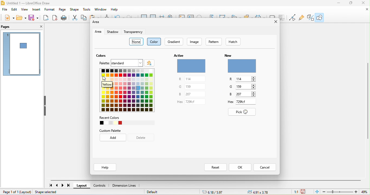 The width and height of the screenshot is (370, 195). What do you see at coordinates (85, 18) in the screenshot?
I see `copy` at bounding box center [85, 18].